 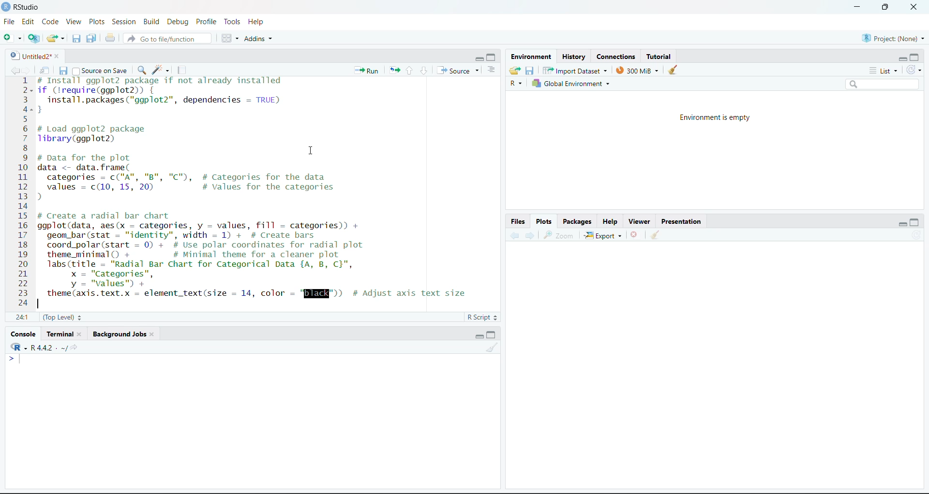 What do you see at coordinates (41, 305) in the screenshot?
I see `typing cursor` at bounding box center [41, 305].